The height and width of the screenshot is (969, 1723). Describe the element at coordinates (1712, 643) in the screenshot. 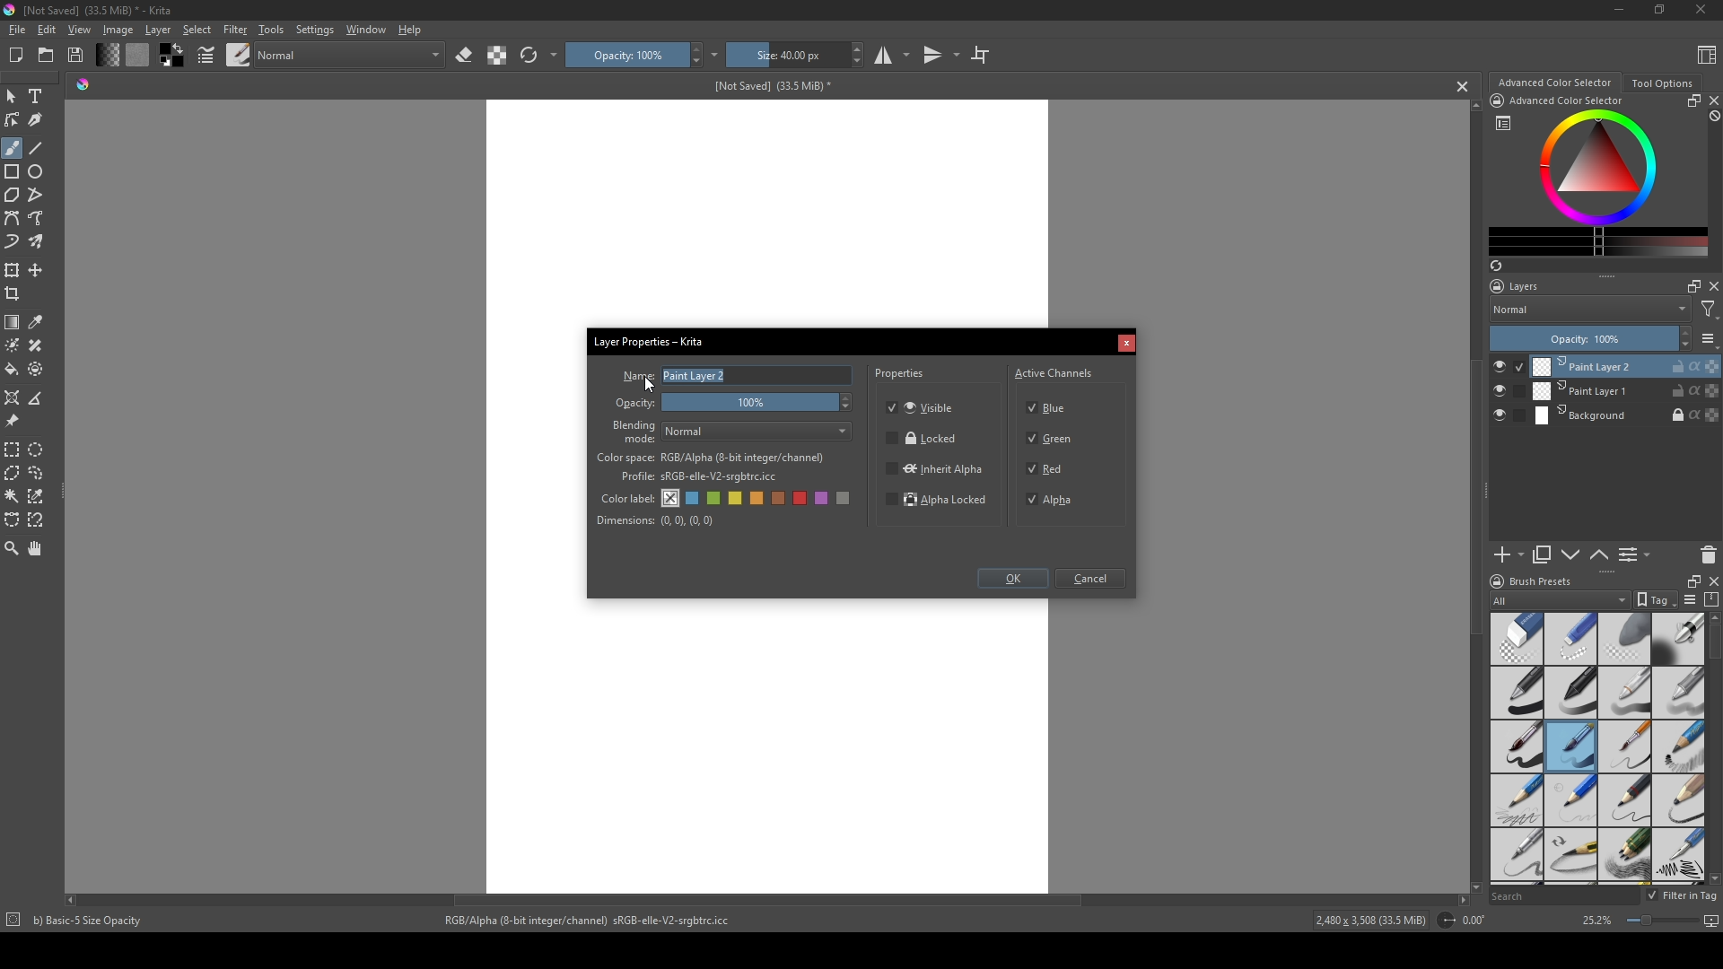

I see `scroll bar` at that location.